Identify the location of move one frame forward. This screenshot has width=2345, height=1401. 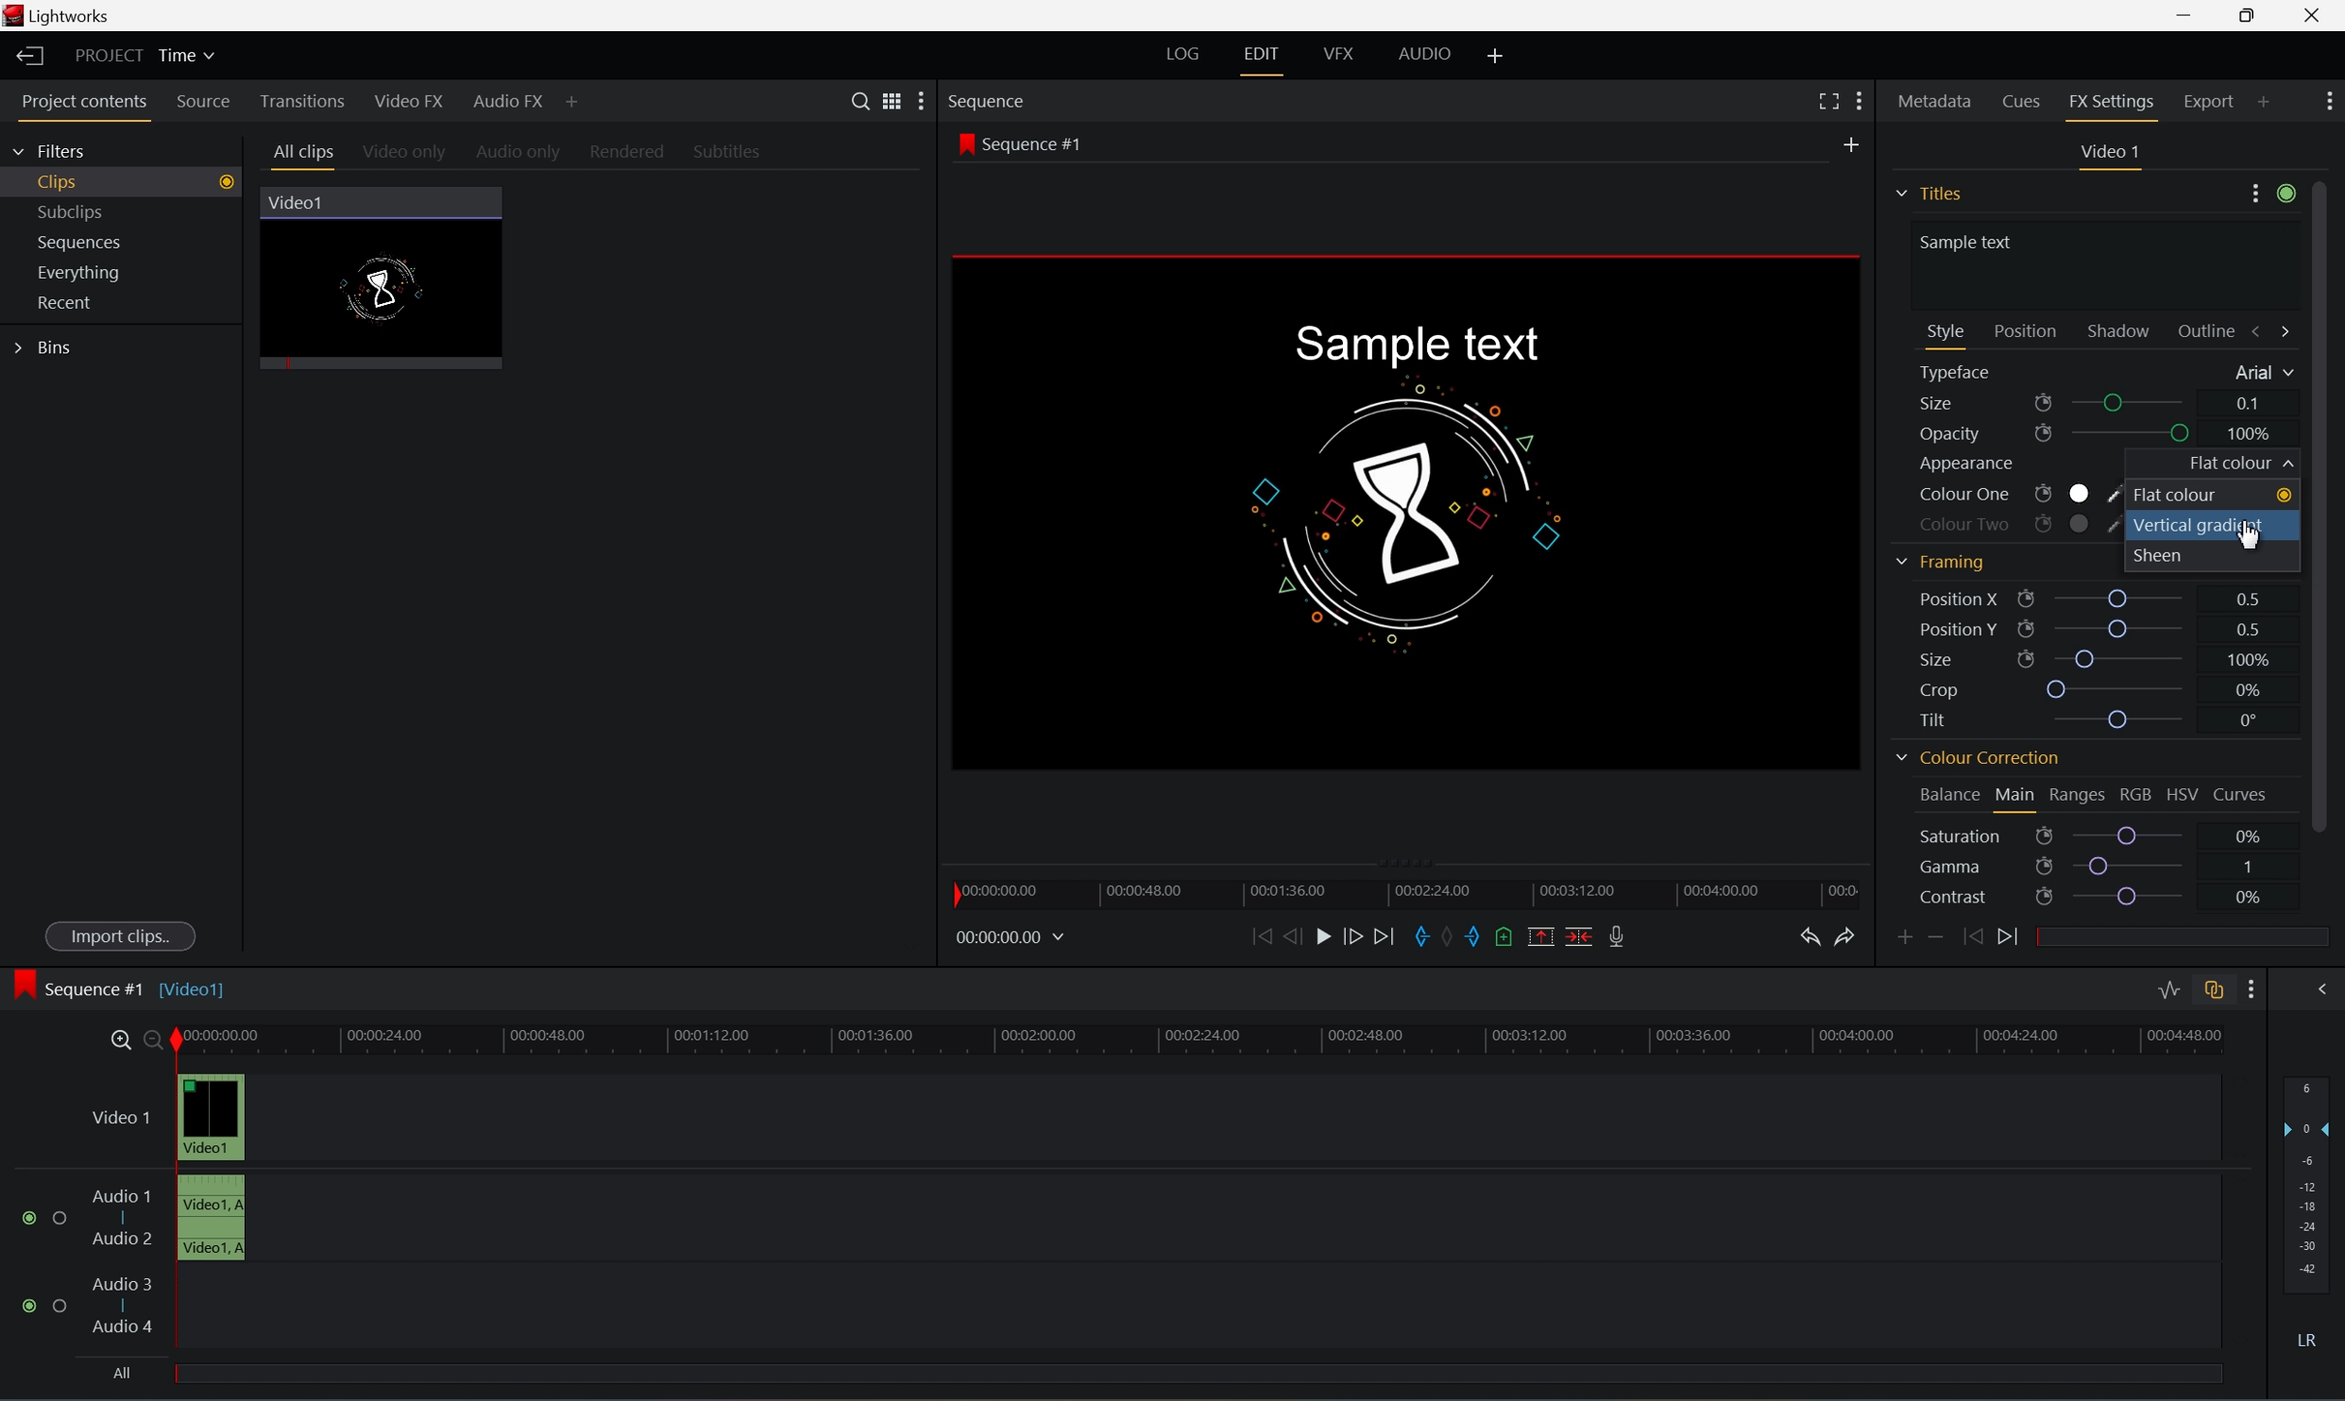
(1361, 937).